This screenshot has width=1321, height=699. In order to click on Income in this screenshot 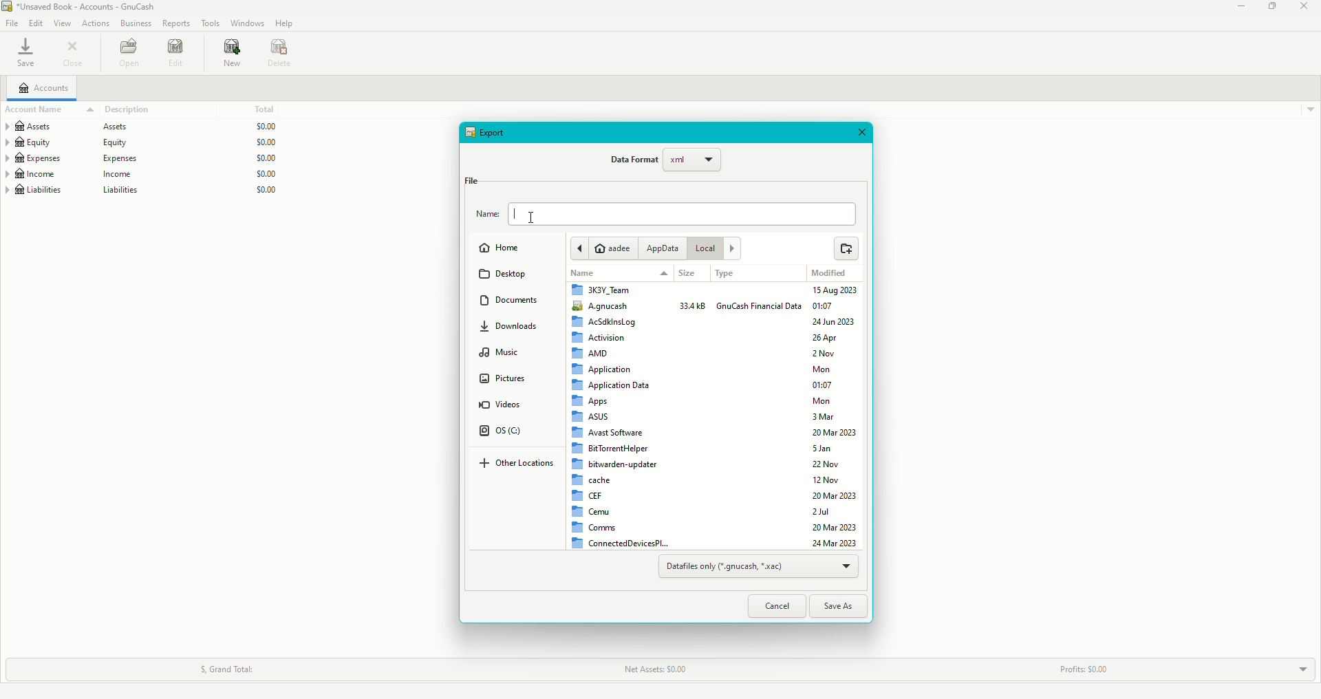, I will do `click(145, 174)`.